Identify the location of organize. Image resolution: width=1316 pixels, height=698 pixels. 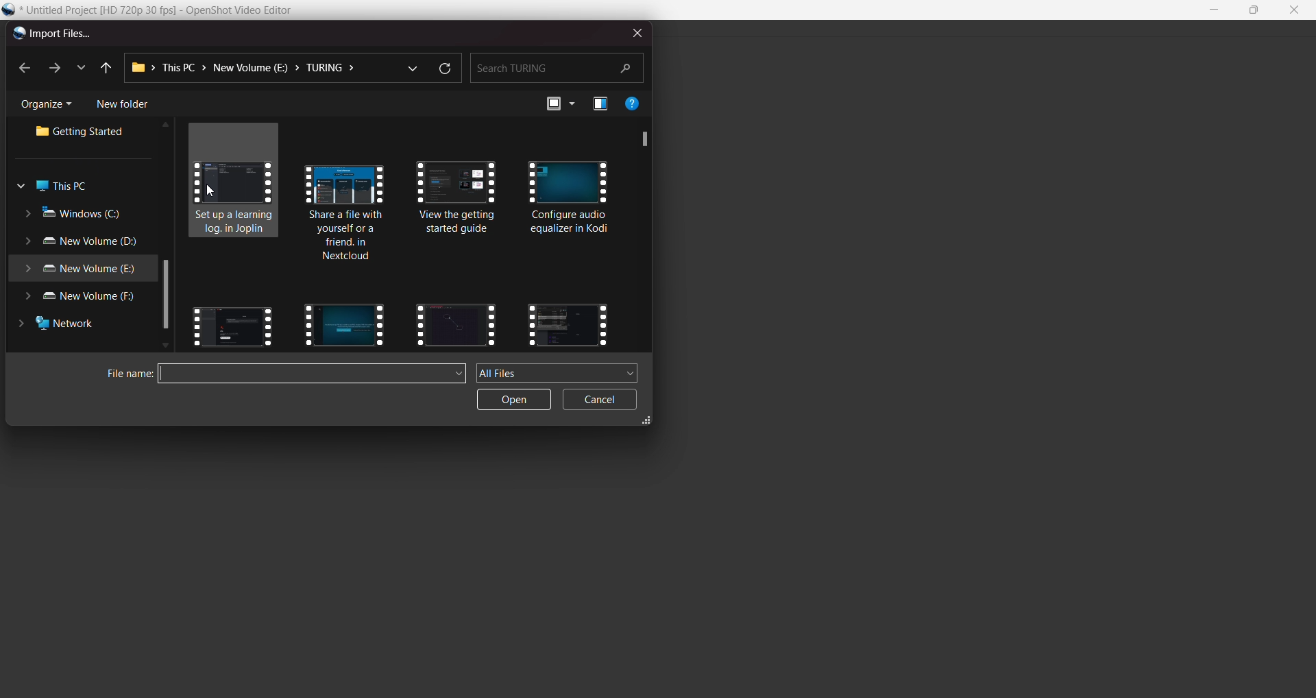
(50, 105).